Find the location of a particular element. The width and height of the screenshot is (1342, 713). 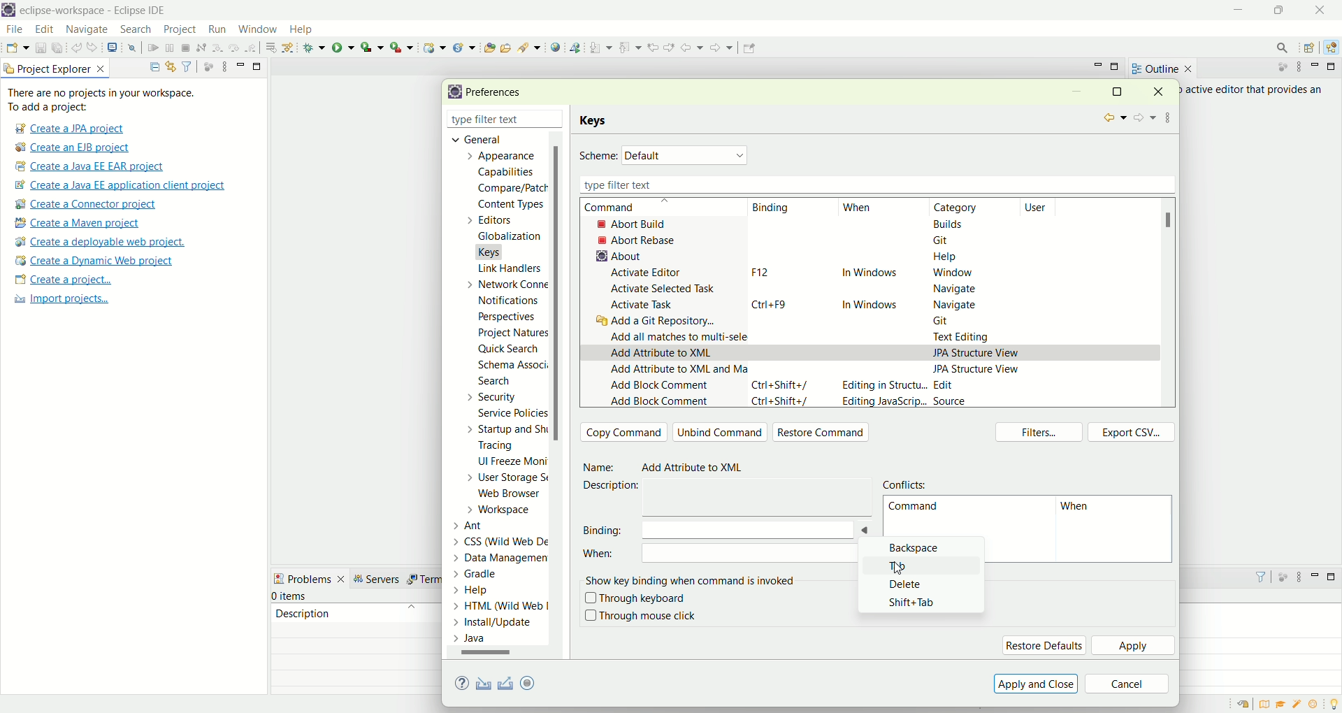

step return is located at coordinates (253, 46).